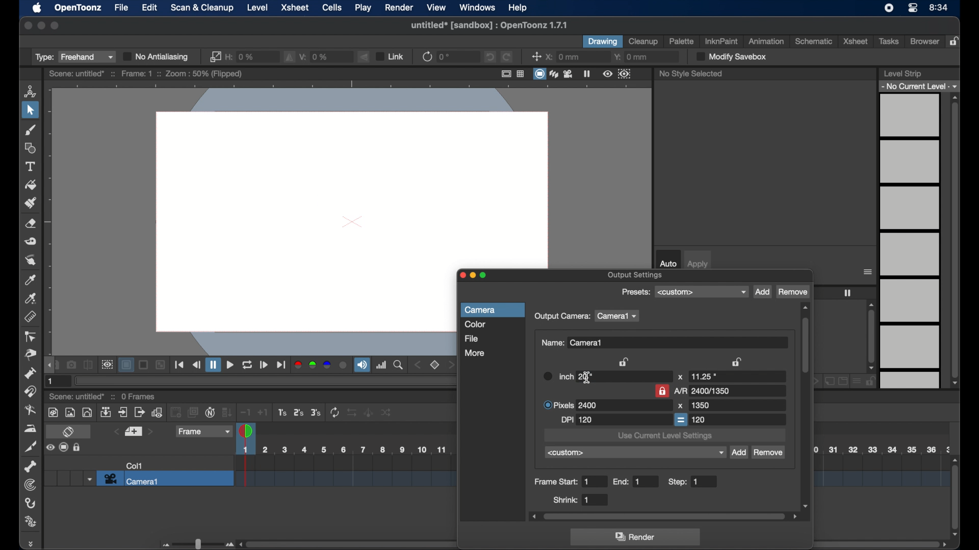 Image resolution: width=979 pixels, height=550 pixels. What do you see at coordinates (617, 74) in the screenshot?
I see `preview` at bounding box center [617, 74].